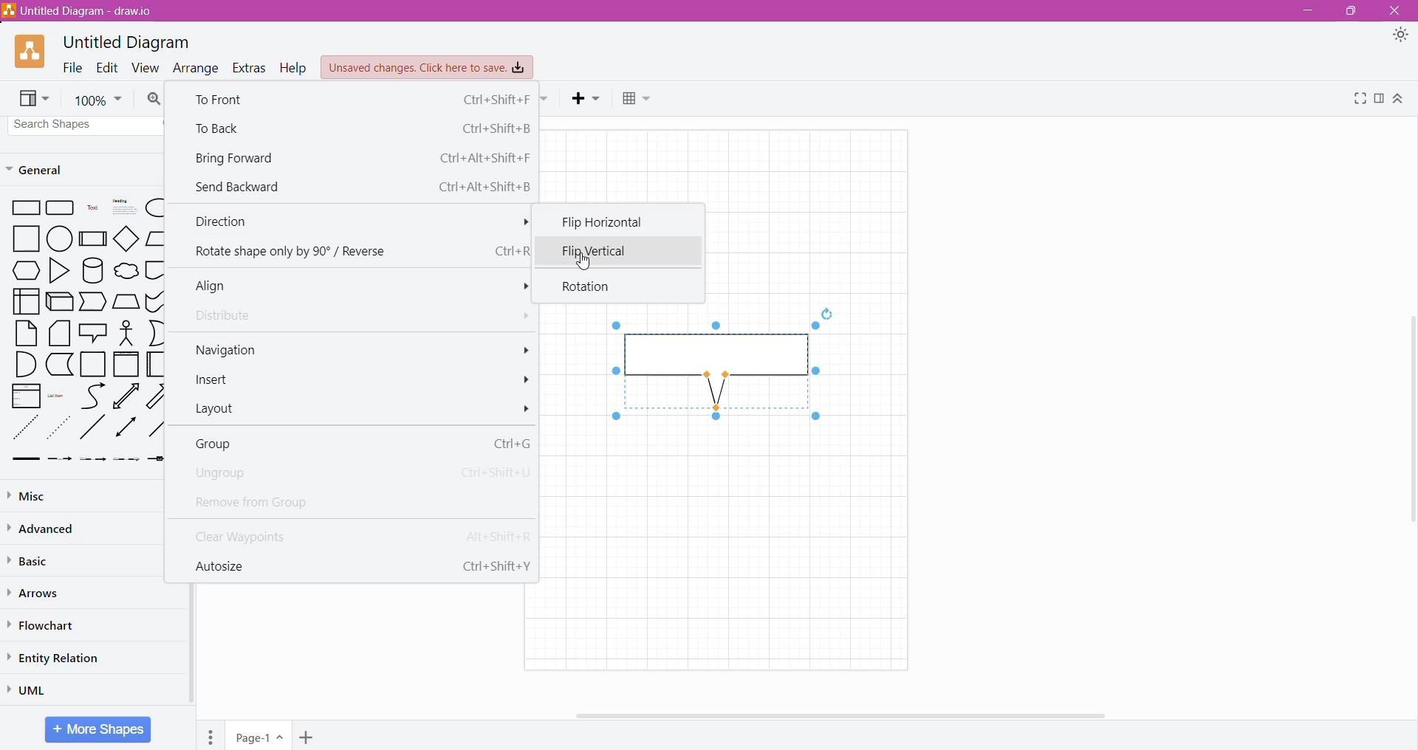  Describe the element at coordinates (260, 735) in the screenshot. I see `Page Name` at that location.